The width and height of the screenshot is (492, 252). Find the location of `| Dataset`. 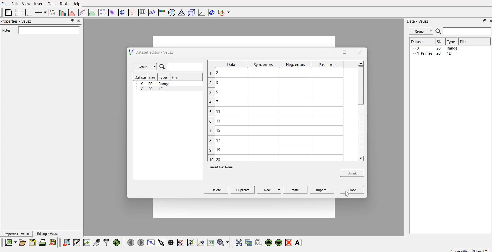

| Dataset is located at coordinates (418, 41).